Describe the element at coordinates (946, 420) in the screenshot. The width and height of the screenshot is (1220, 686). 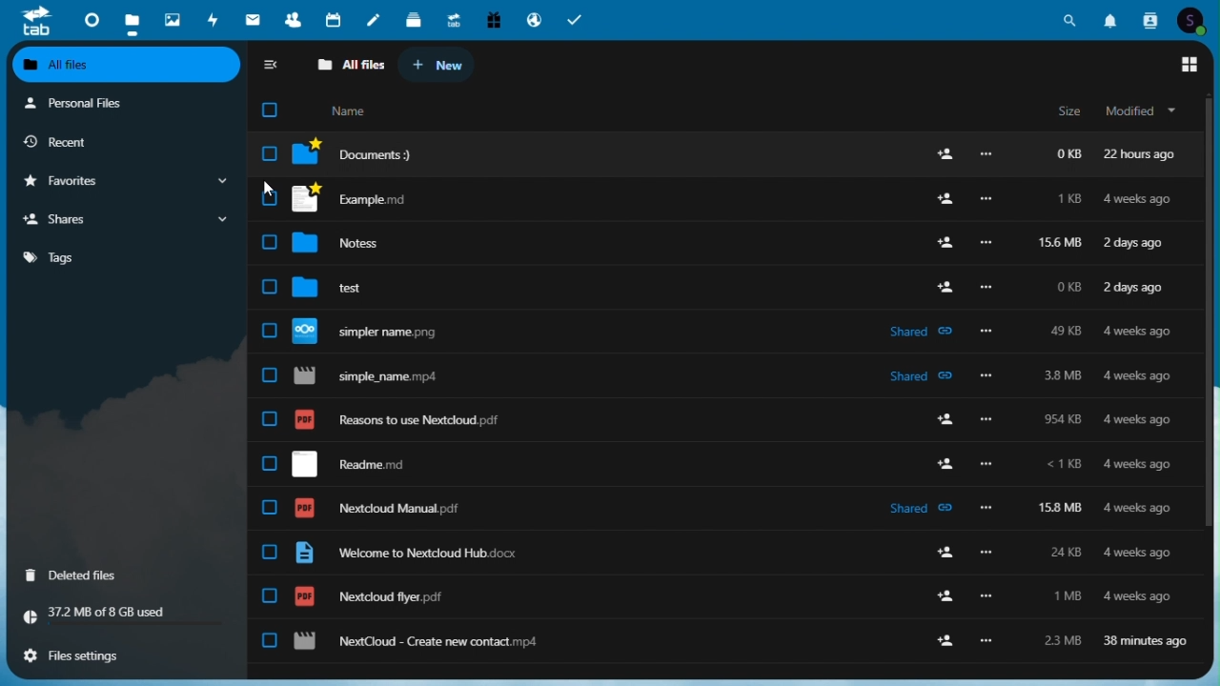
I see `add user` at that location.